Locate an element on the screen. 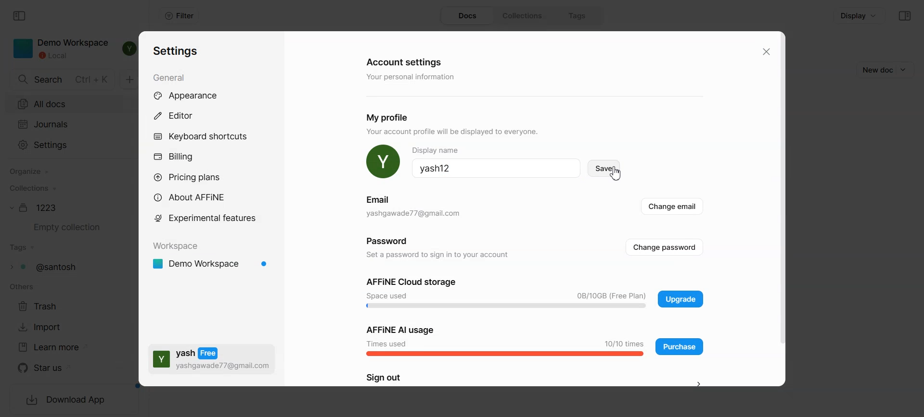  Keyboard shortcuts is located at coordinates (201, 136).